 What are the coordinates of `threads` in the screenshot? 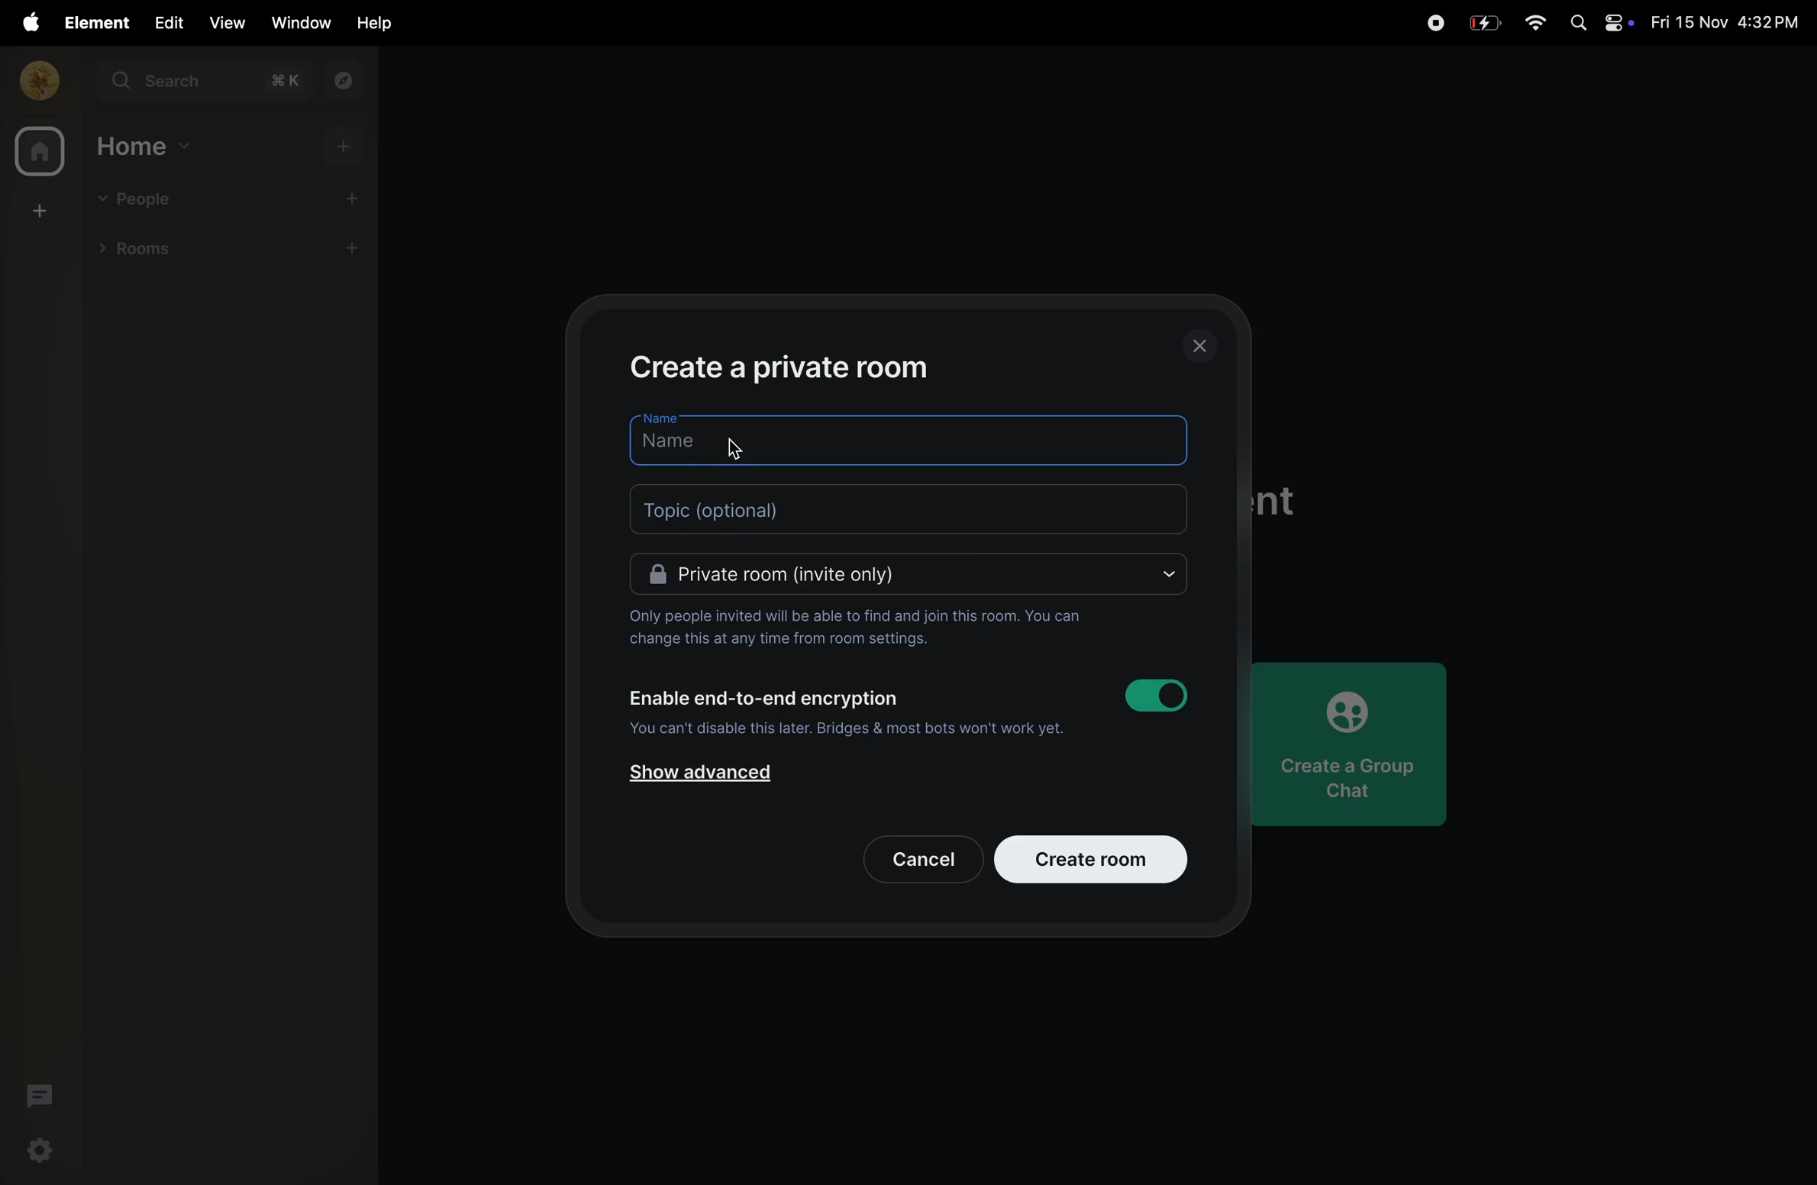 It's located at (37, 1095).